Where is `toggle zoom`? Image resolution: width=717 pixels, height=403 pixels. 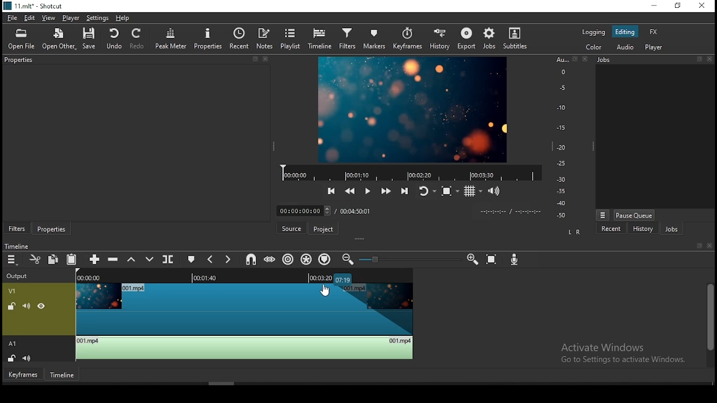
toggle zoom is located at coordinates (448, 192).